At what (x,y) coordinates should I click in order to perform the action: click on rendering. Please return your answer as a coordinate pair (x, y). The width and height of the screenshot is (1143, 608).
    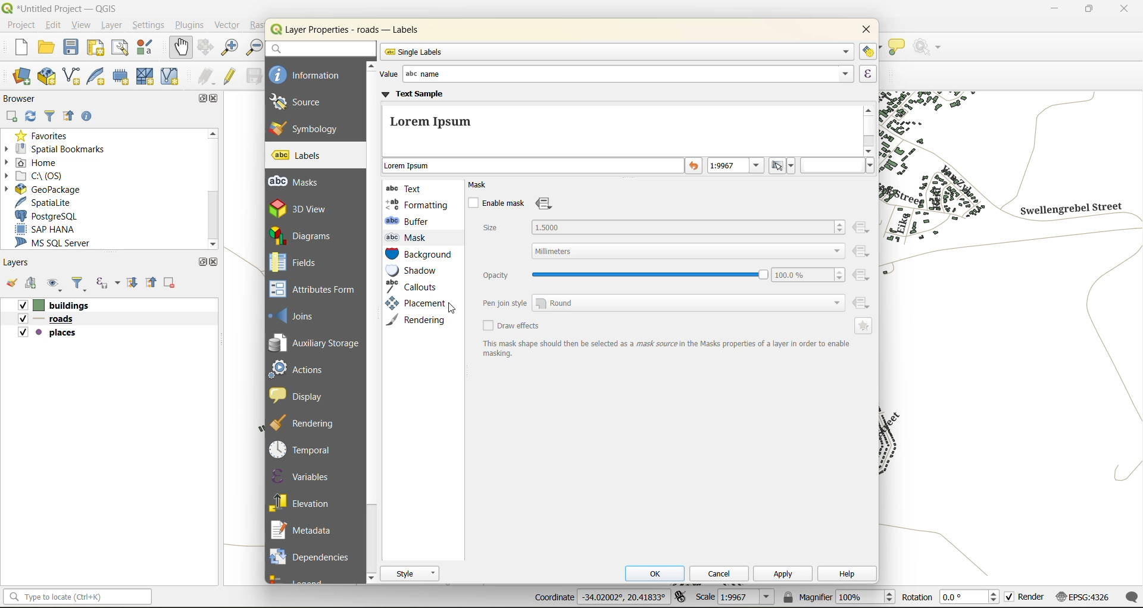
    Looking at the image, I should click on (420, 319).